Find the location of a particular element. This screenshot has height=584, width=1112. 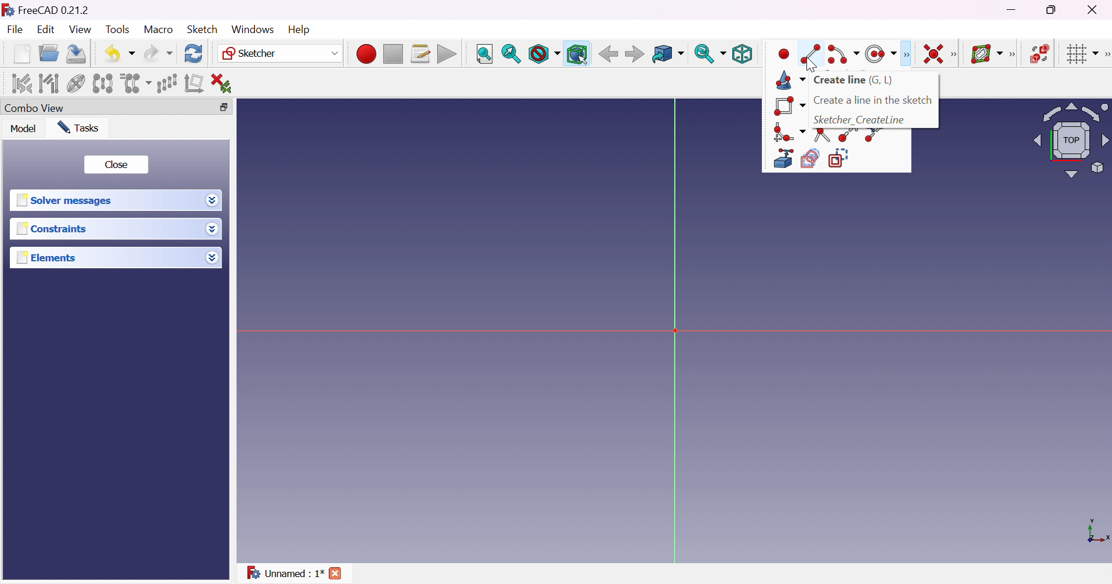

Create carbon copy is located at coordinates (810, 159).